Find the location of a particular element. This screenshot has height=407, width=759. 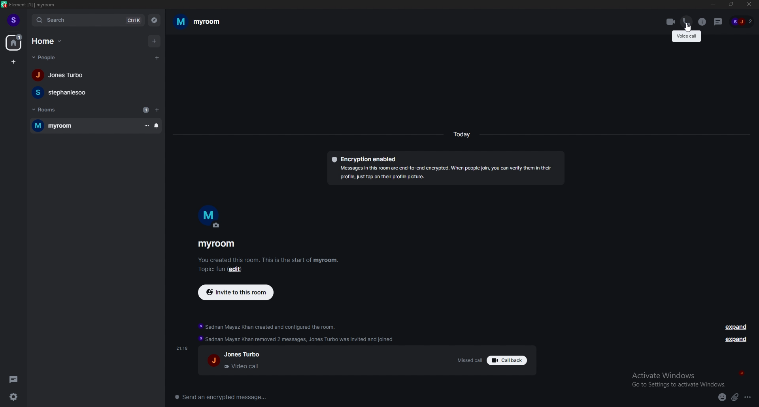

edit is located at coordinates (238, 269).